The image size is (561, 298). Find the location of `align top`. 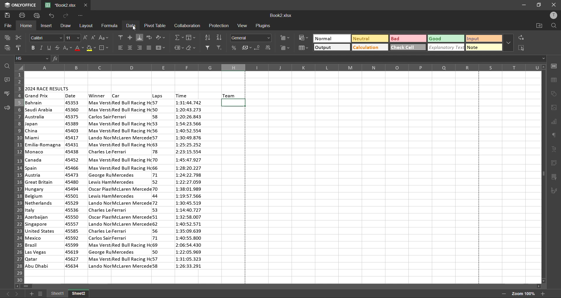

align top is located at coordinates (120, 37).